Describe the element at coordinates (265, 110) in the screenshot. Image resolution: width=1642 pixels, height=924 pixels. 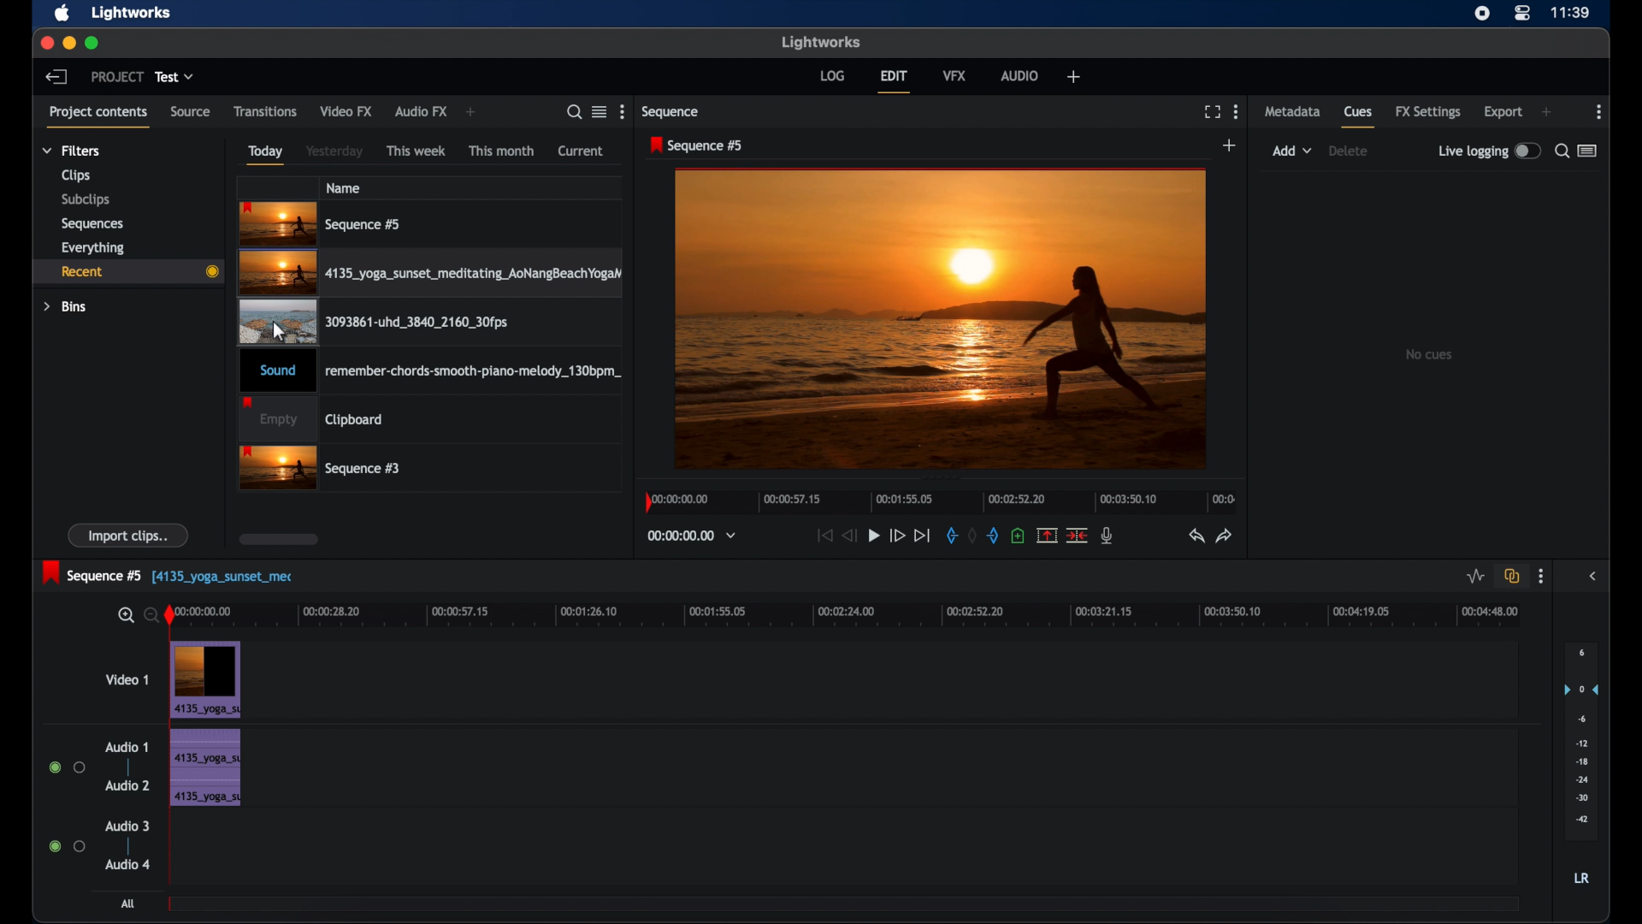
I see `transitions` at that location.